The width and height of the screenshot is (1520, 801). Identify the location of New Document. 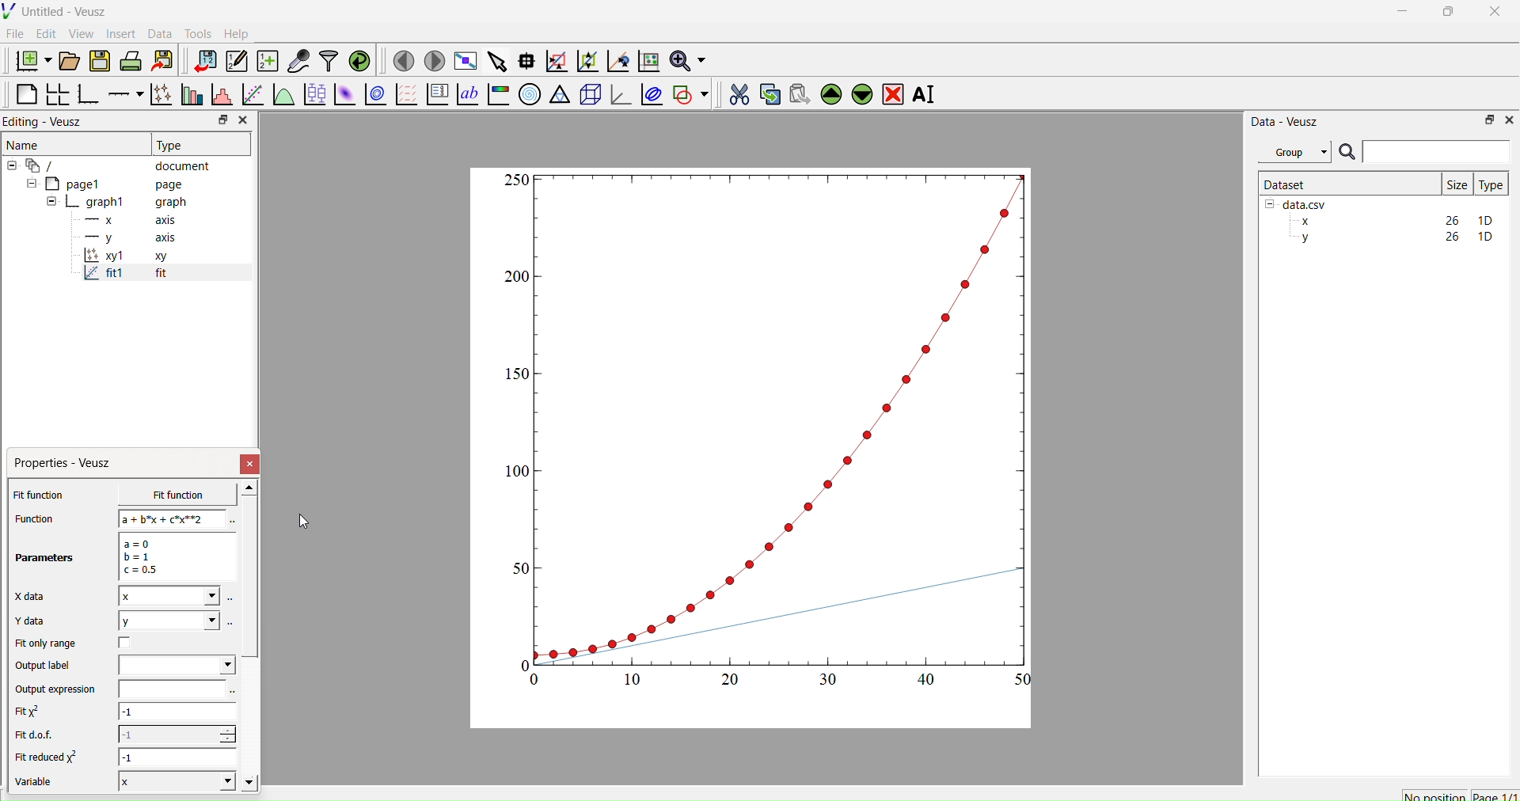
(29, 59).